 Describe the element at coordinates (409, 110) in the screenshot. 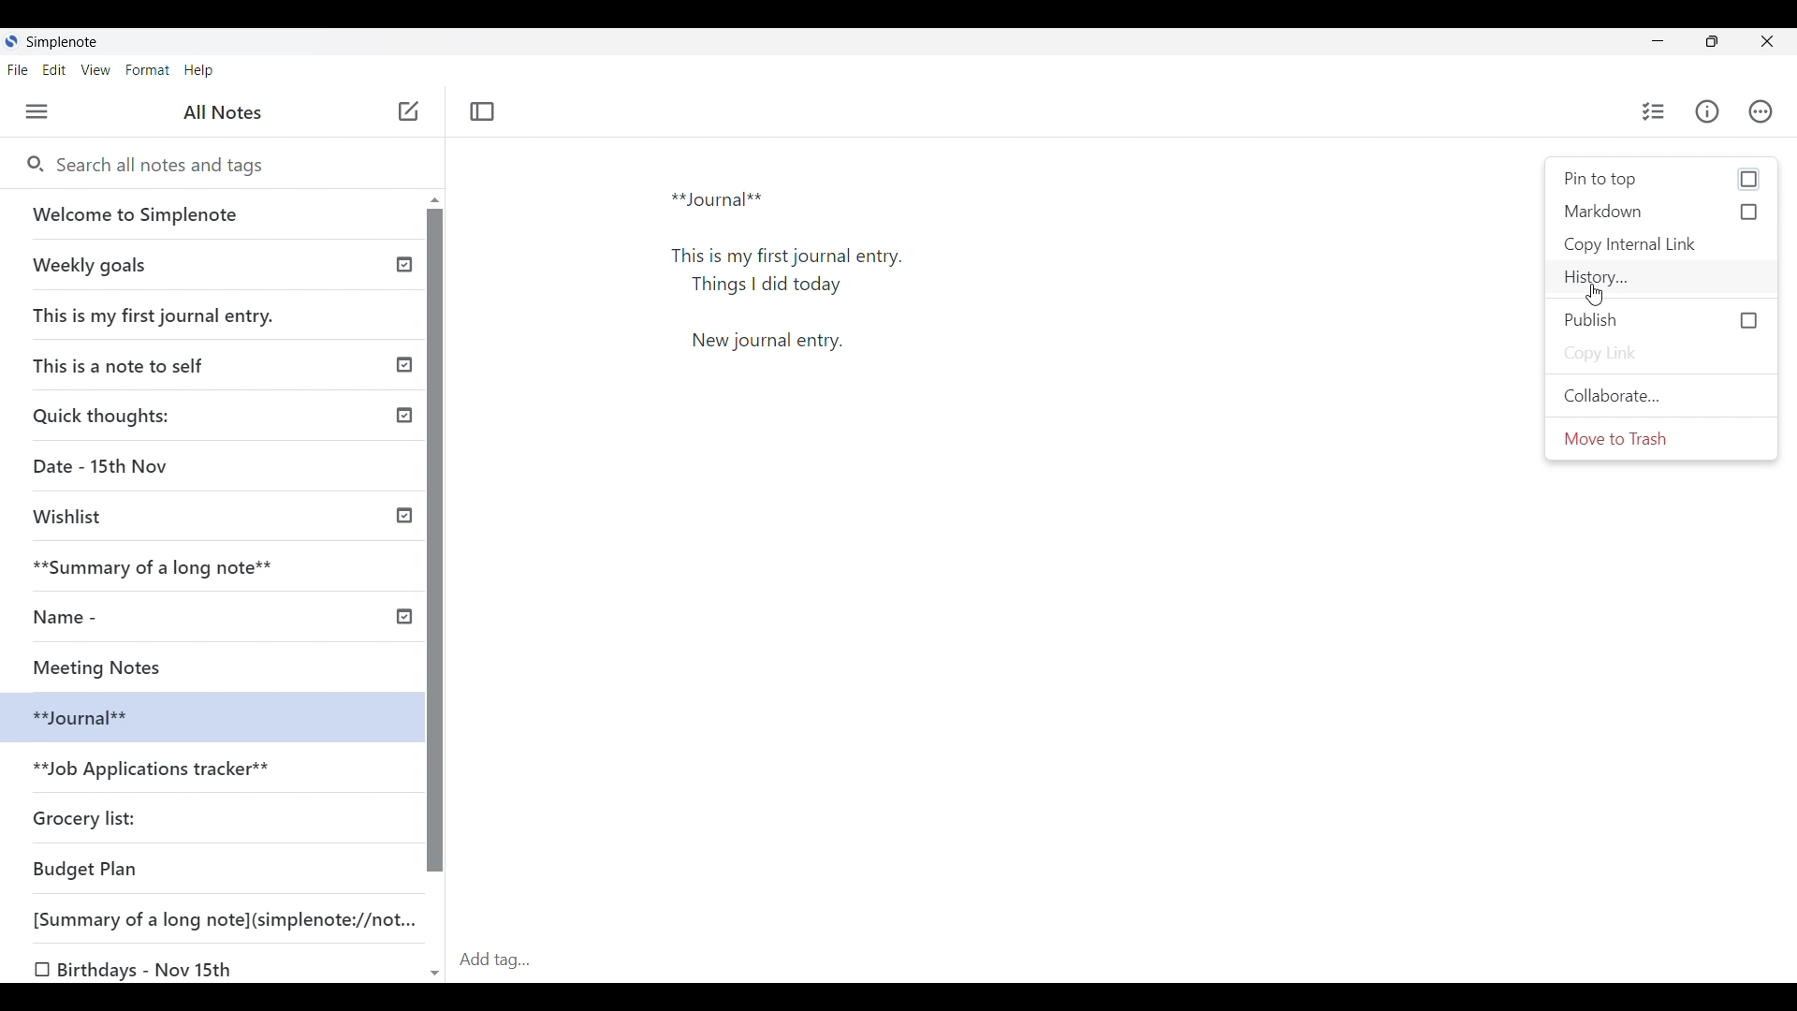

I see `Add new note` at that location.